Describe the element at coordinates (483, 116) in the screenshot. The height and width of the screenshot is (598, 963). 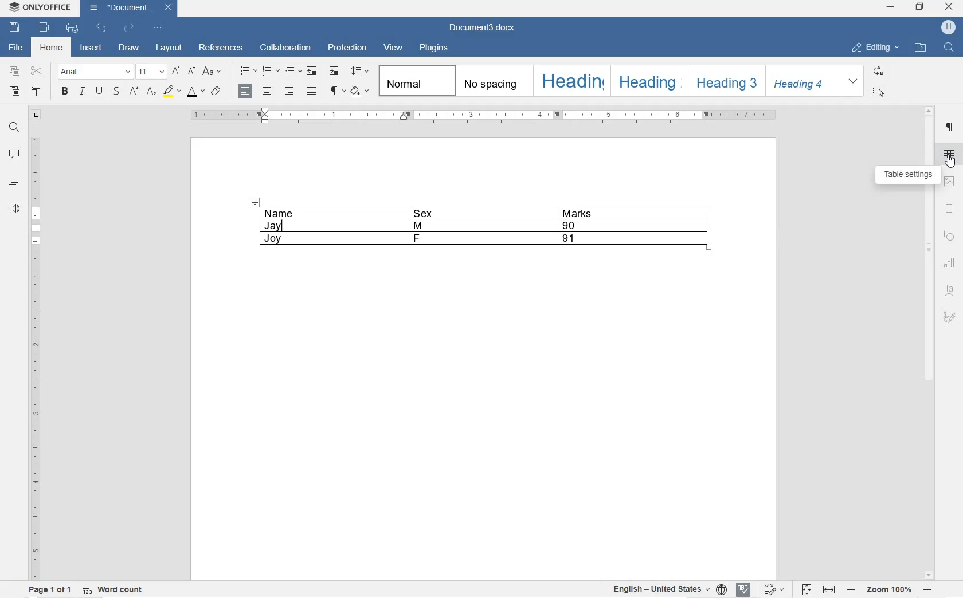
I see `RULER` at that location.